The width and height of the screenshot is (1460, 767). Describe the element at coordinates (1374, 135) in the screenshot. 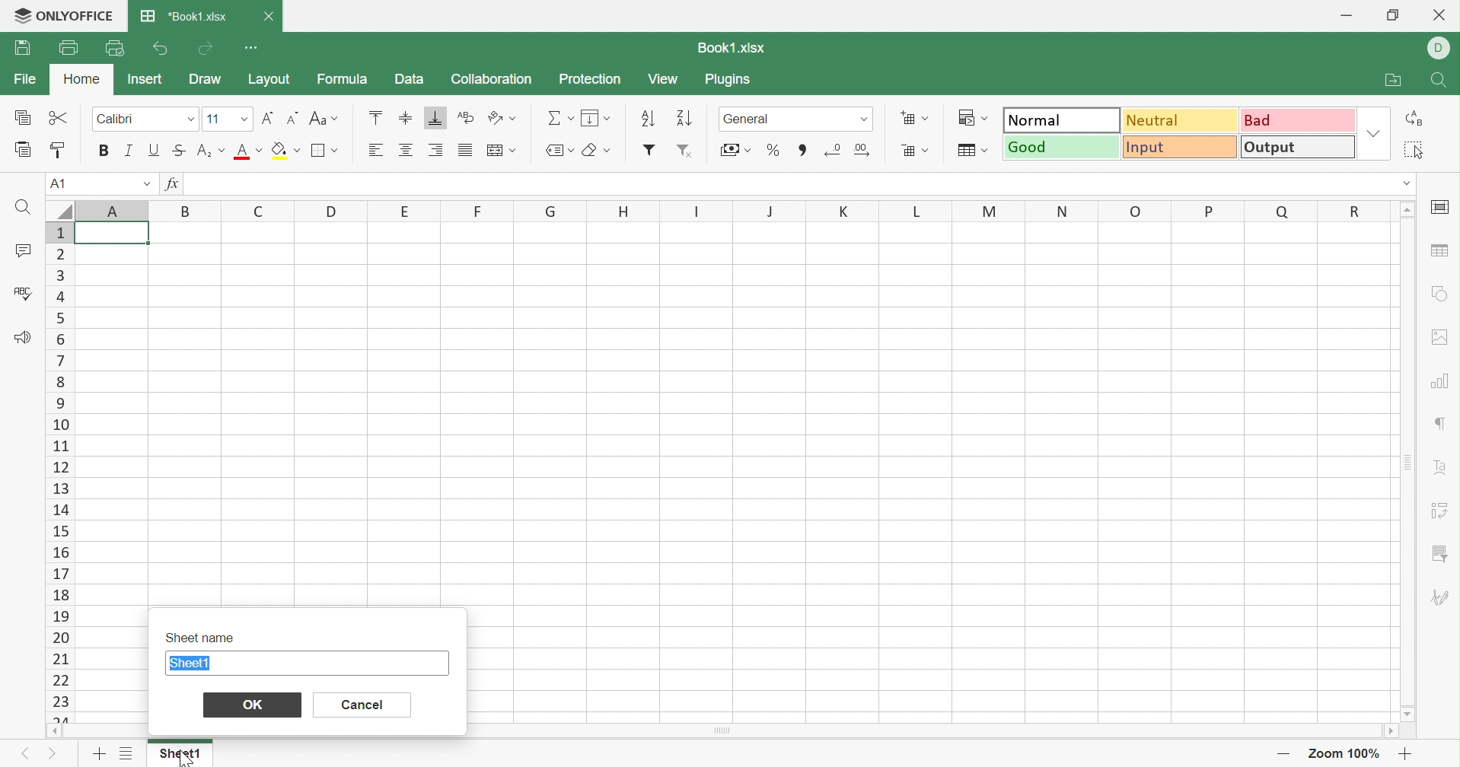

I see `Drop Down` at that location.